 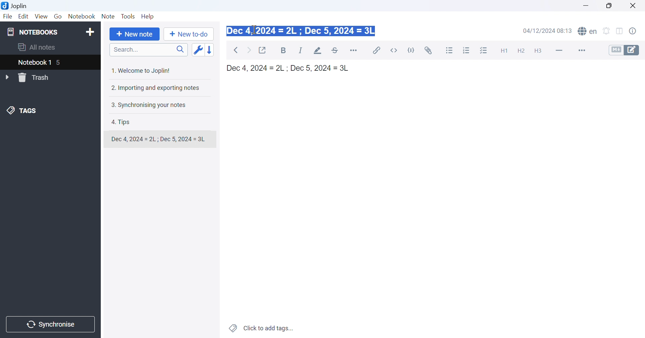 I want to click on Toggle editor layout, so click(x=621, y=31).